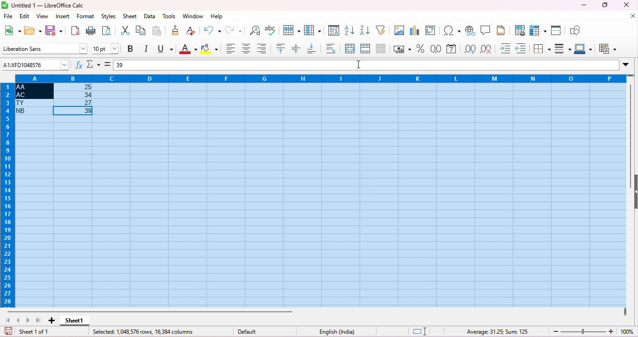 The width and height of the screenshot is (638, 337). Describe the element at coordinates (420, 48) in the screenshot. I see `format as percent` at that location.